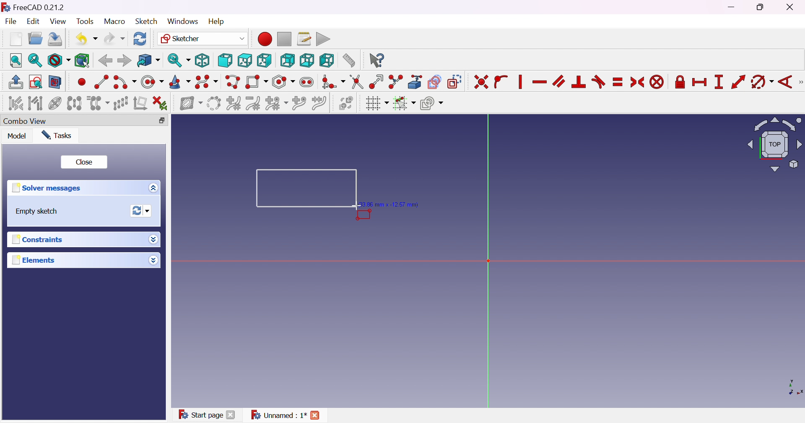 The image size is (805, 423). I want to click on Restore down, so click(162, 121).